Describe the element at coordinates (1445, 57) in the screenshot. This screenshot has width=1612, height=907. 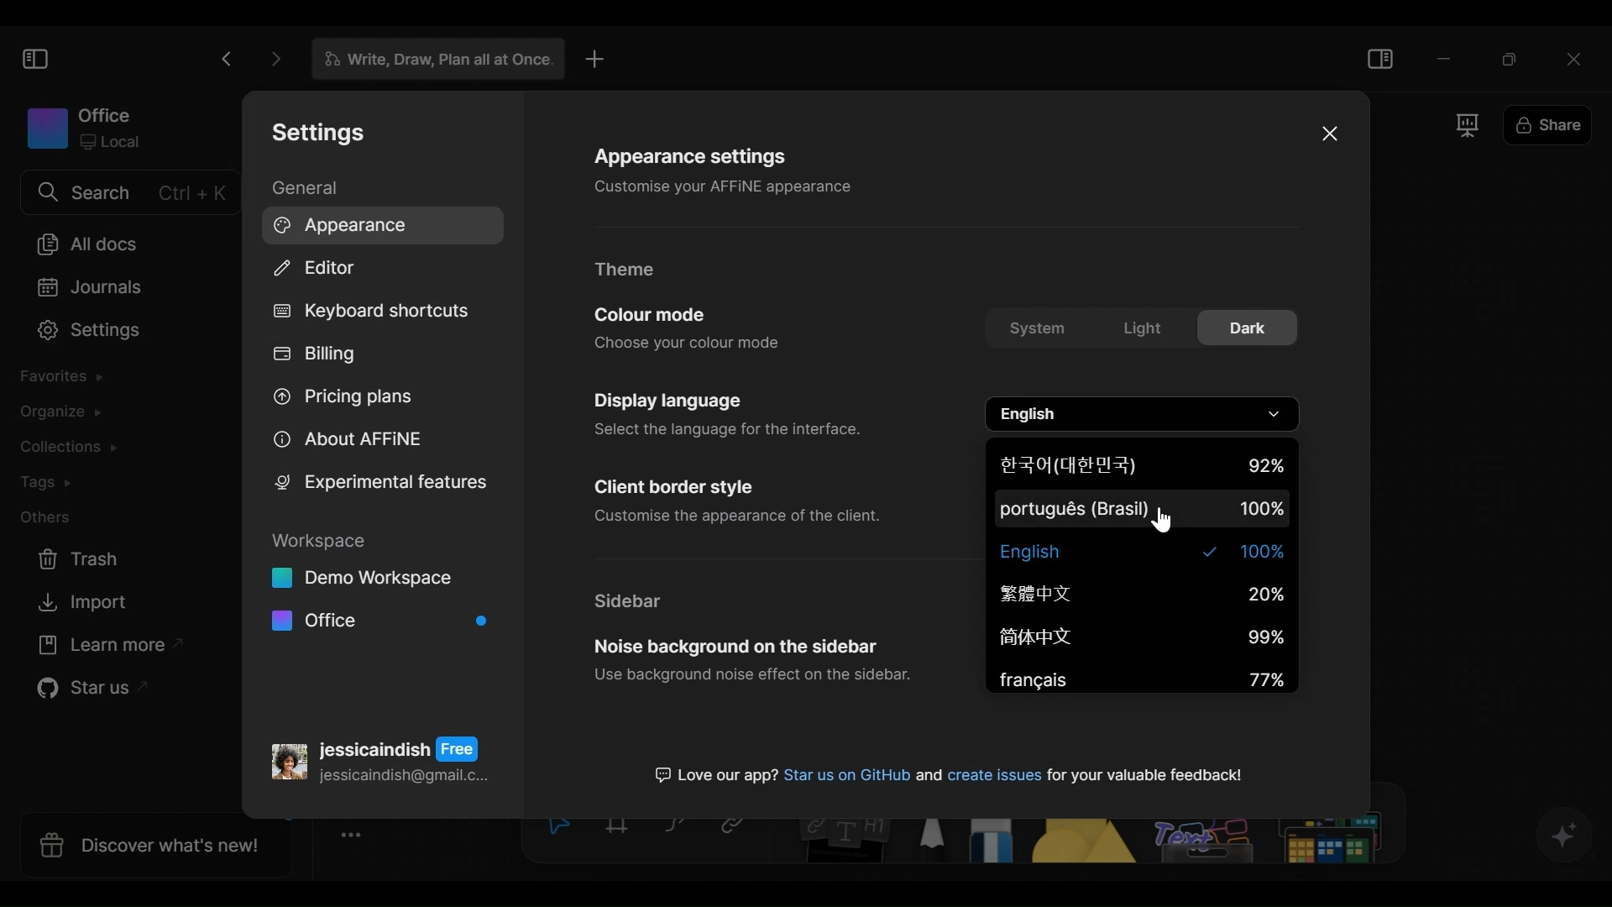
I see `minimize` at that location.